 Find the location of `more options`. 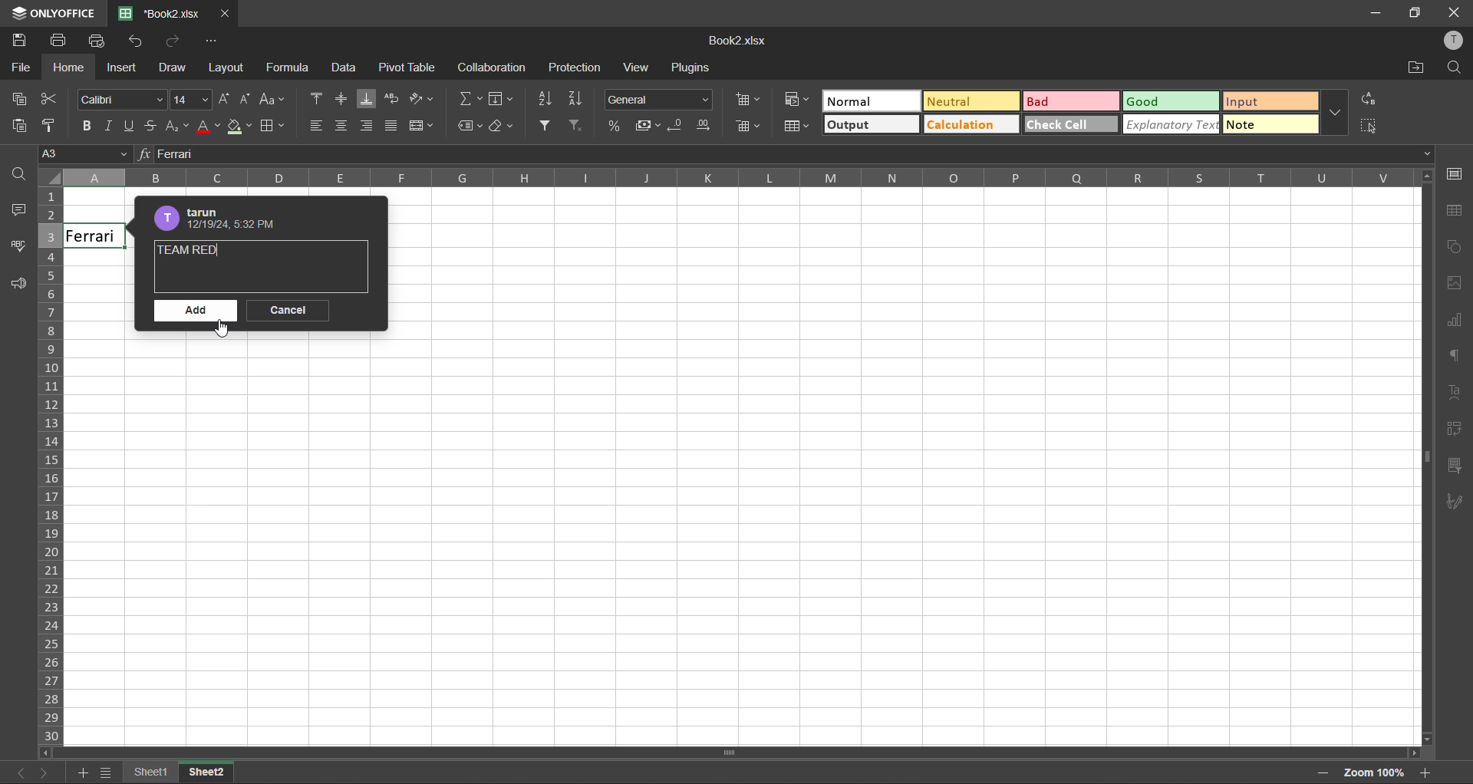

more options is located at coordinates (1338, 117).